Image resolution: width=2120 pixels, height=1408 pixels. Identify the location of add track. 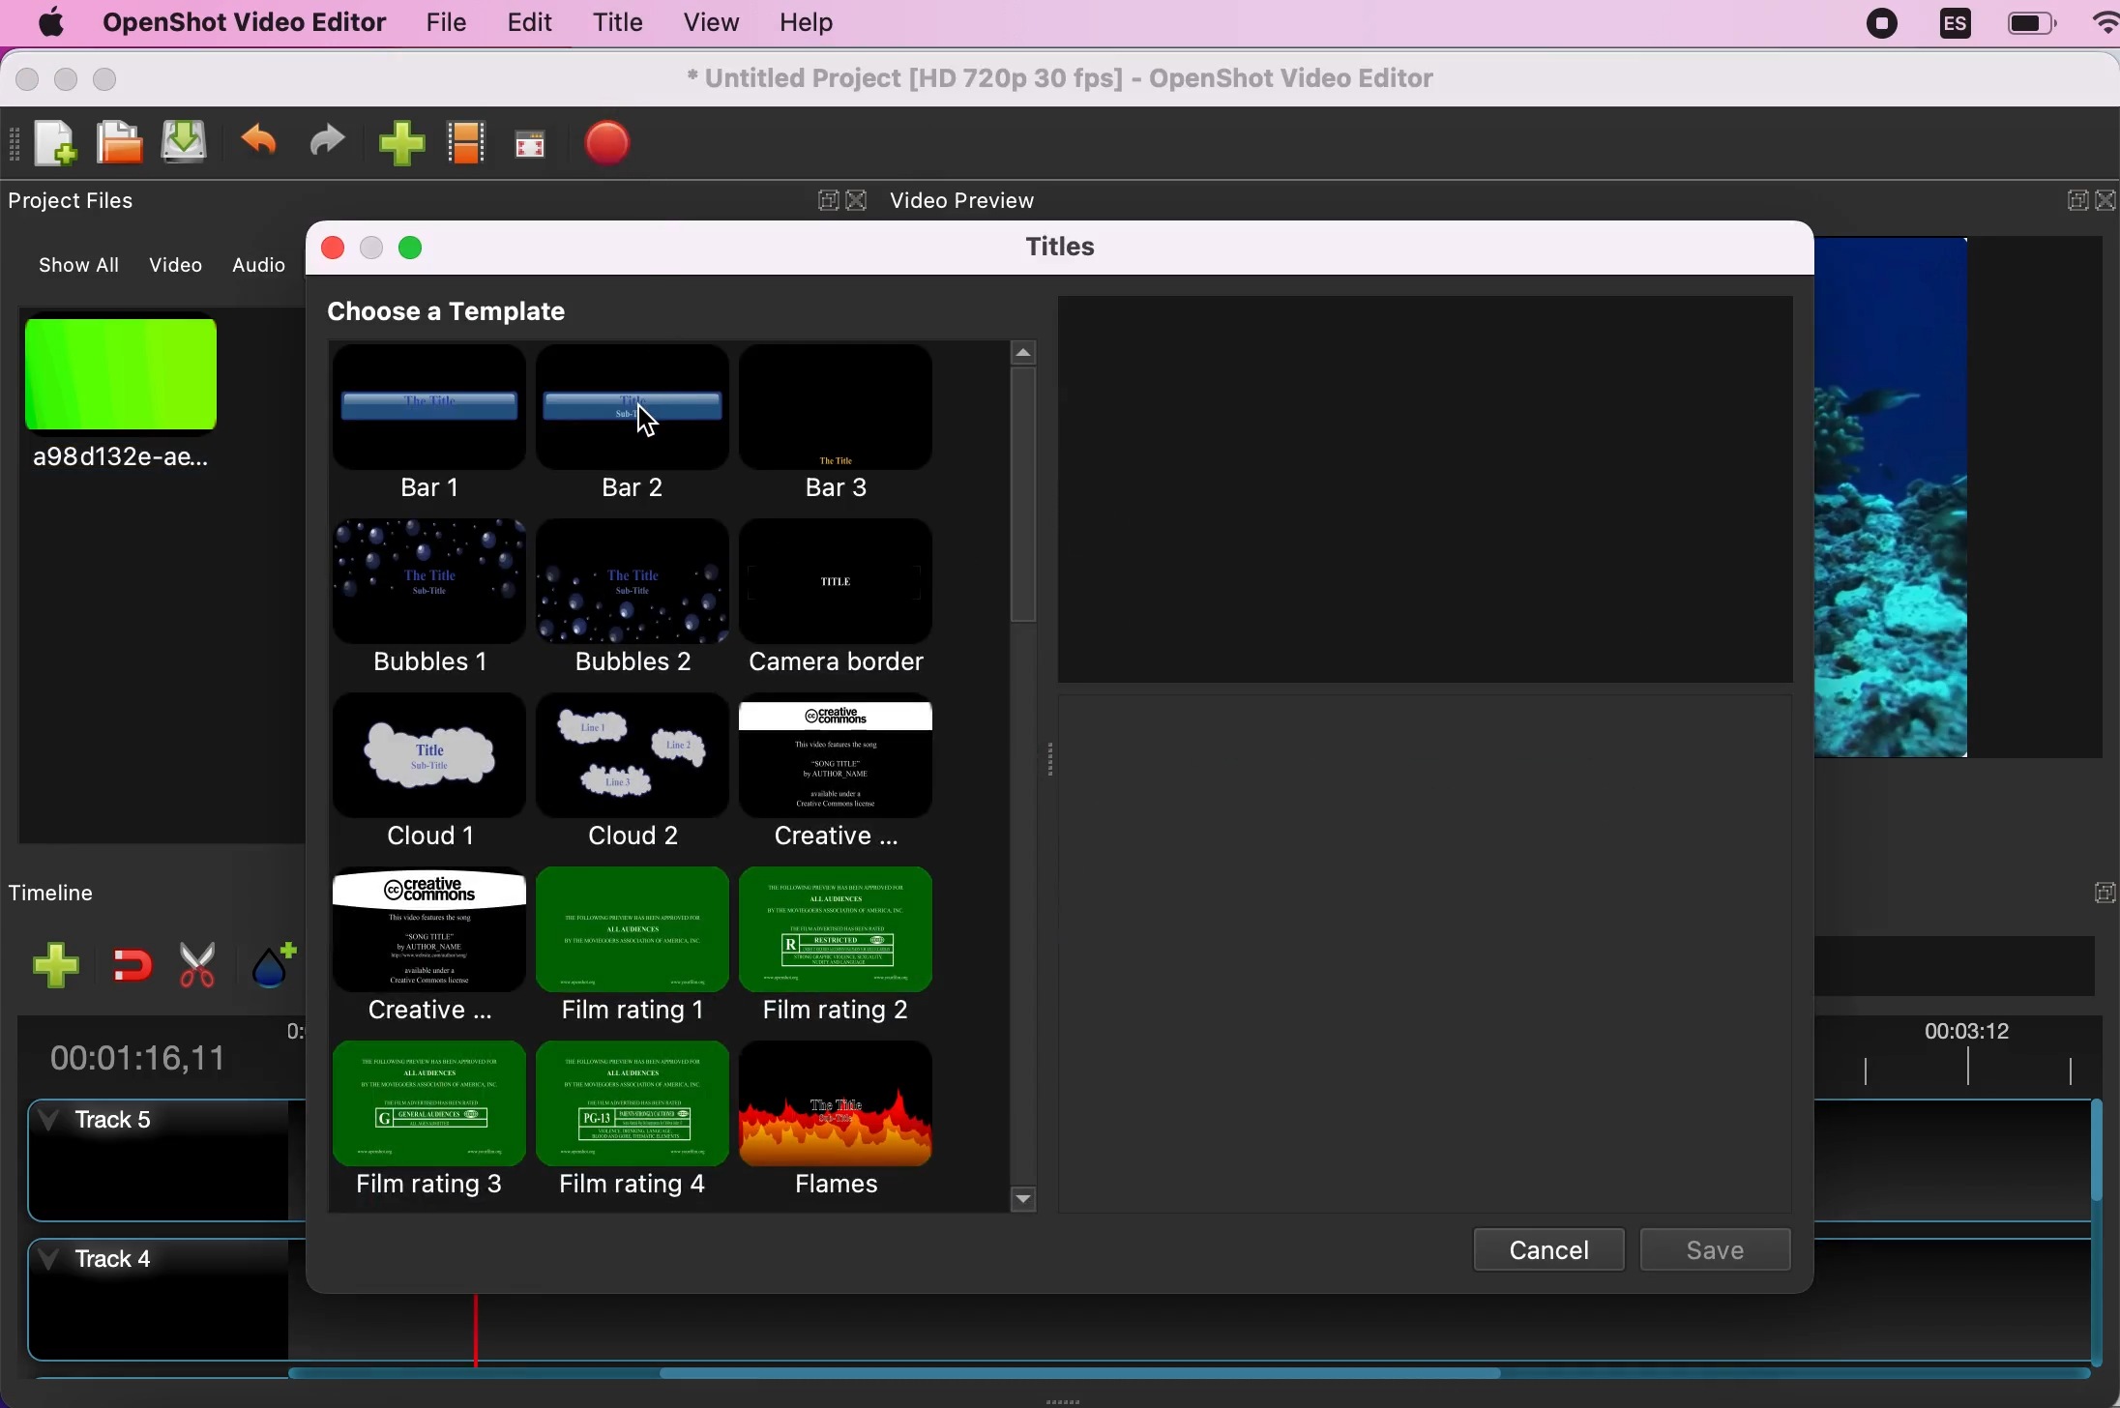
(51, 964).